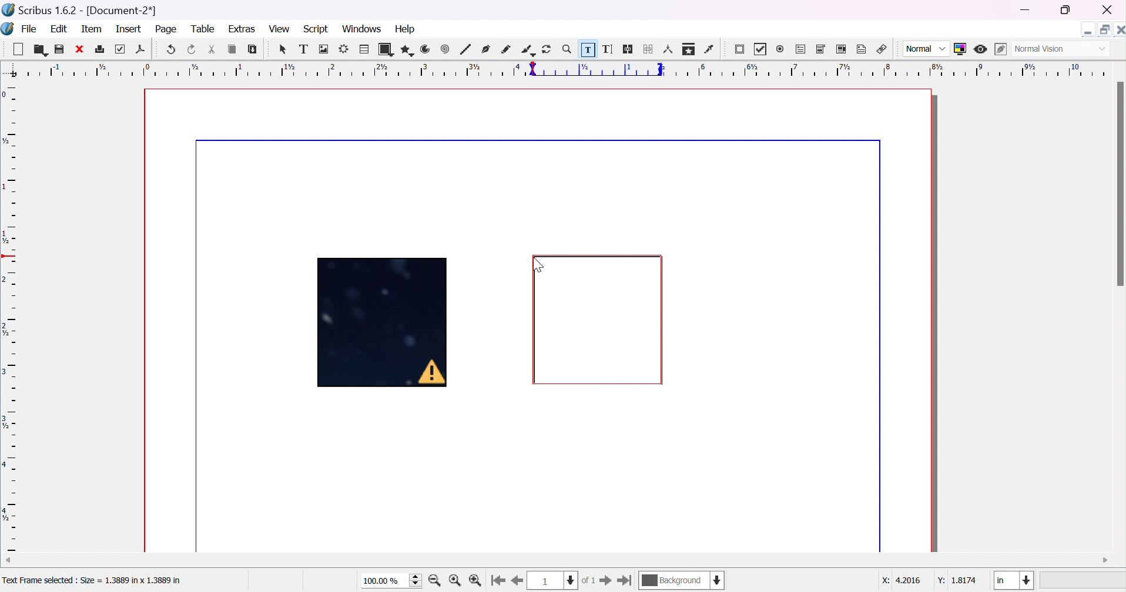 This screenshot has width=1126, height=592. Describe the element at coordinates (316, 29) in the screenshot. I see `script` at that location.